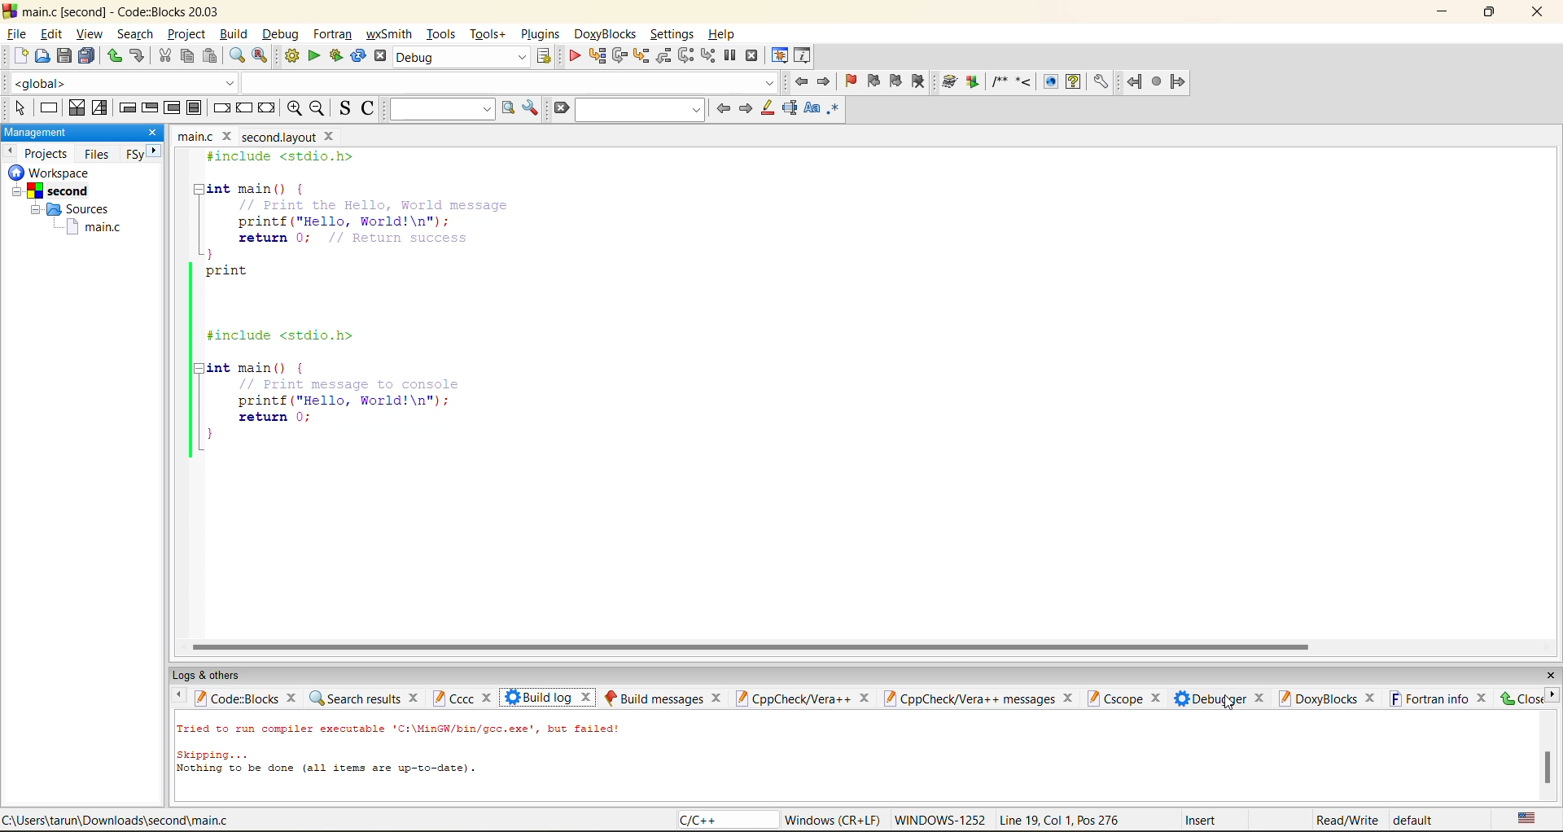 The width and height of the screenshot is (1563, 832). I want to click on break debugger, so click(731, 55).